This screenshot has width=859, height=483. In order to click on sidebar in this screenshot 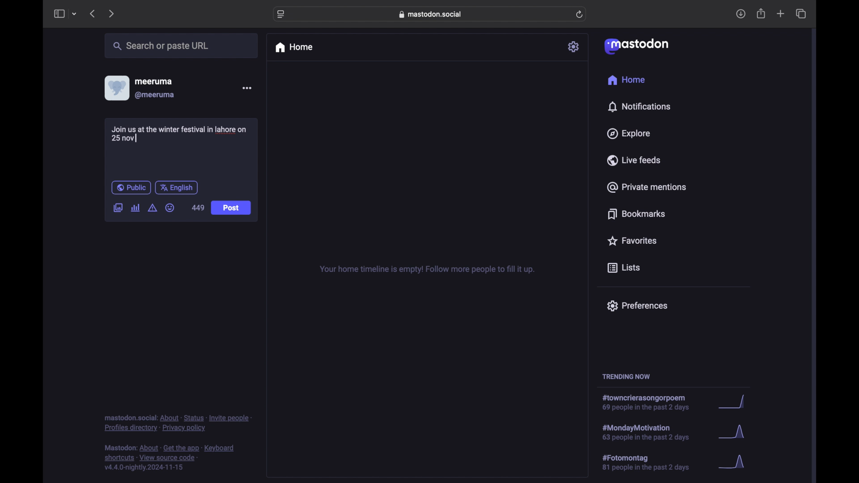, I will do `click(59, 13)`.